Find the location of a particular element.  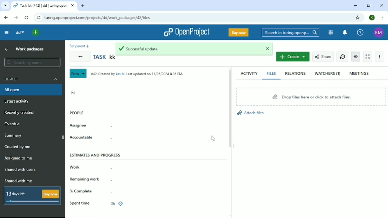

Accountable is located at coordinates (91, 138).